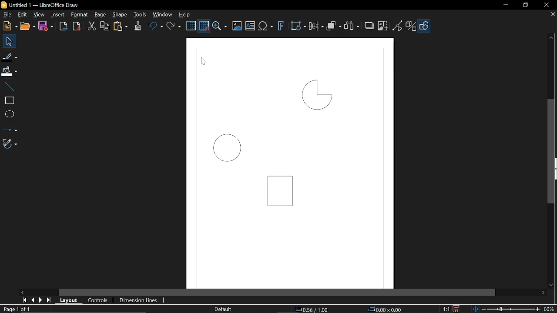 Image resolution: width=557 pixels, height=313 pixels. I want to click on LibreOffice Logo, so click(4, 5).